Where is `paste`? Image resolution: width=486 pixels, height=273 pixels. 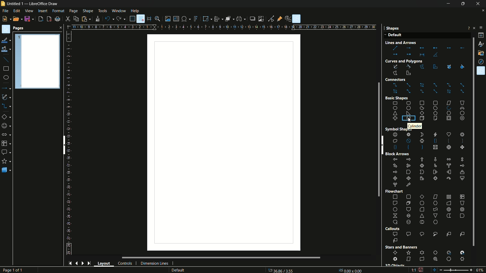 paste is located at coordinates (87, 19).